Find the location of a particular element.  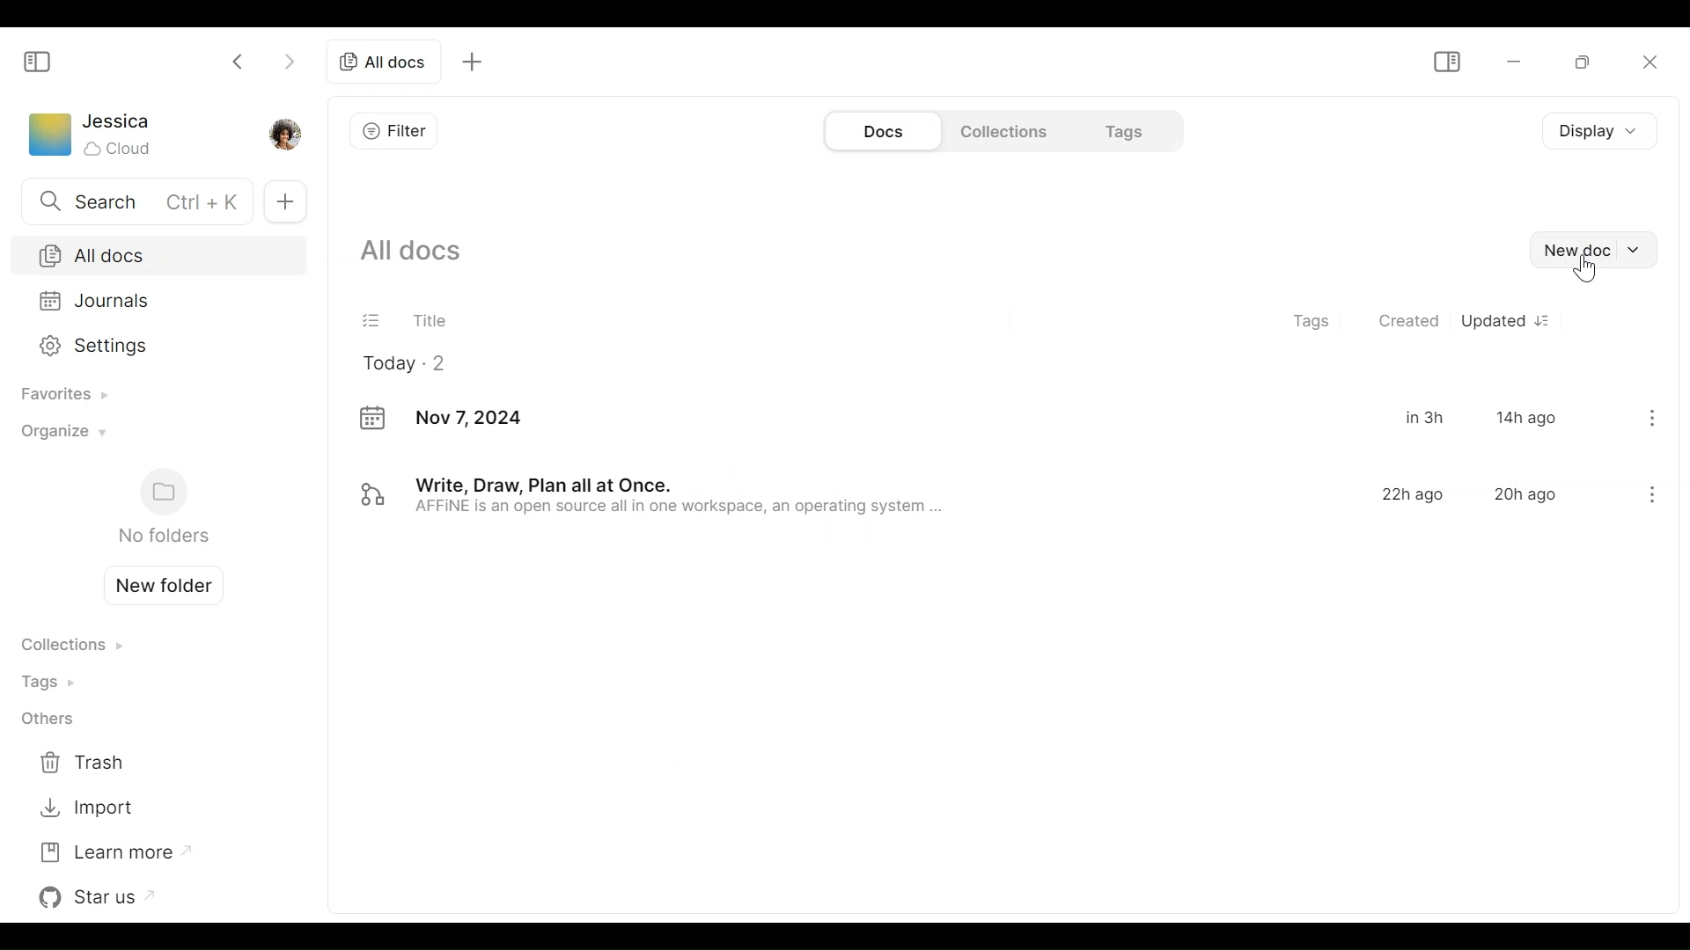

Collections is located at coordinates (996, 130).